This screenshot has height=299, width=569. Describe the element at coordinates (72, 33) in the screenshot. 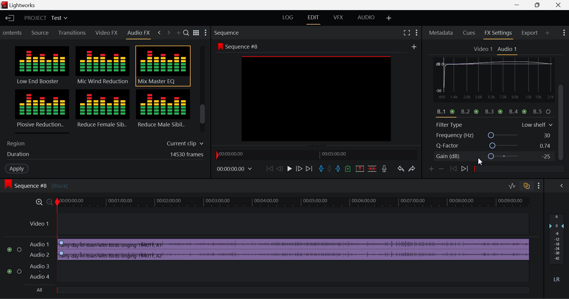

I see `Transitions` at that location.